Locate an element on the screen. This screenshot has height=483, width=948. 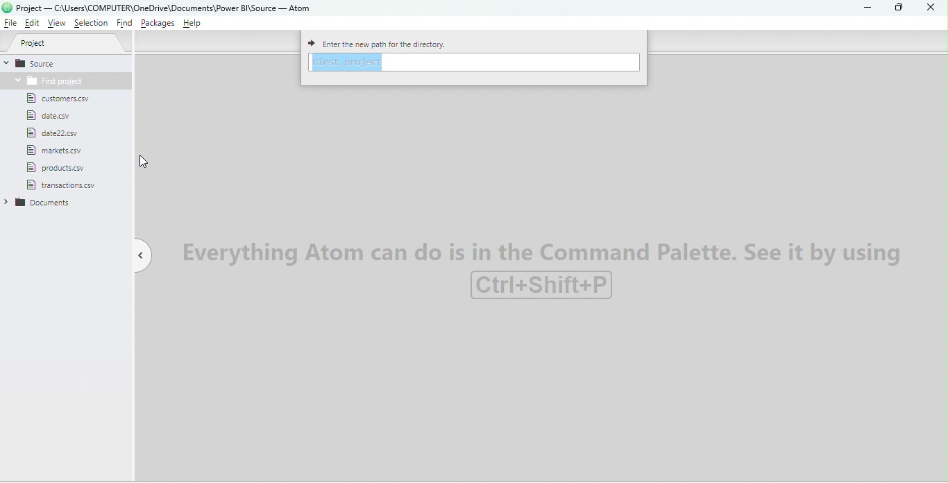
Folder is located at coordinates (42, 203).